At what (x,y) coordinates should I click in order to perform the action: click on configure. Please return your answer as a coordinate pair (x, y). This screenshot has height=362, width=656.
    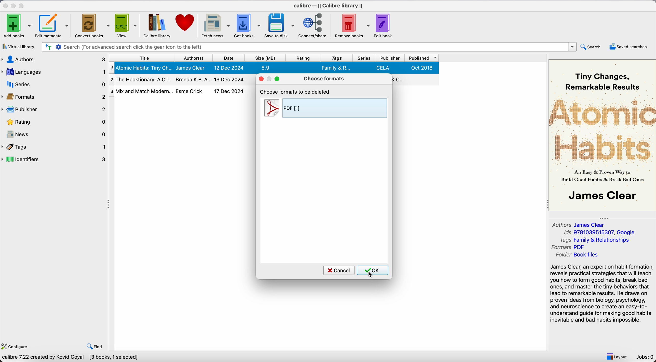
    Looking at the image, I should click on (15, 346).